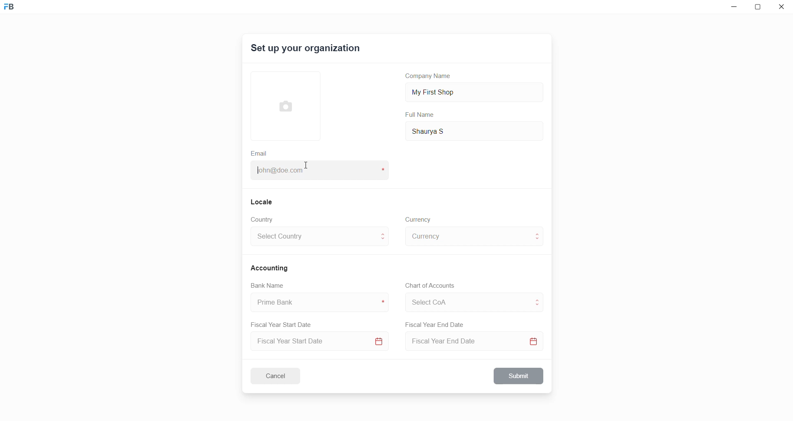 This screenshot has width=793, height=421. Describe the element at coordinates (760, 8) in the screenshot. I see `resize ` at that location.